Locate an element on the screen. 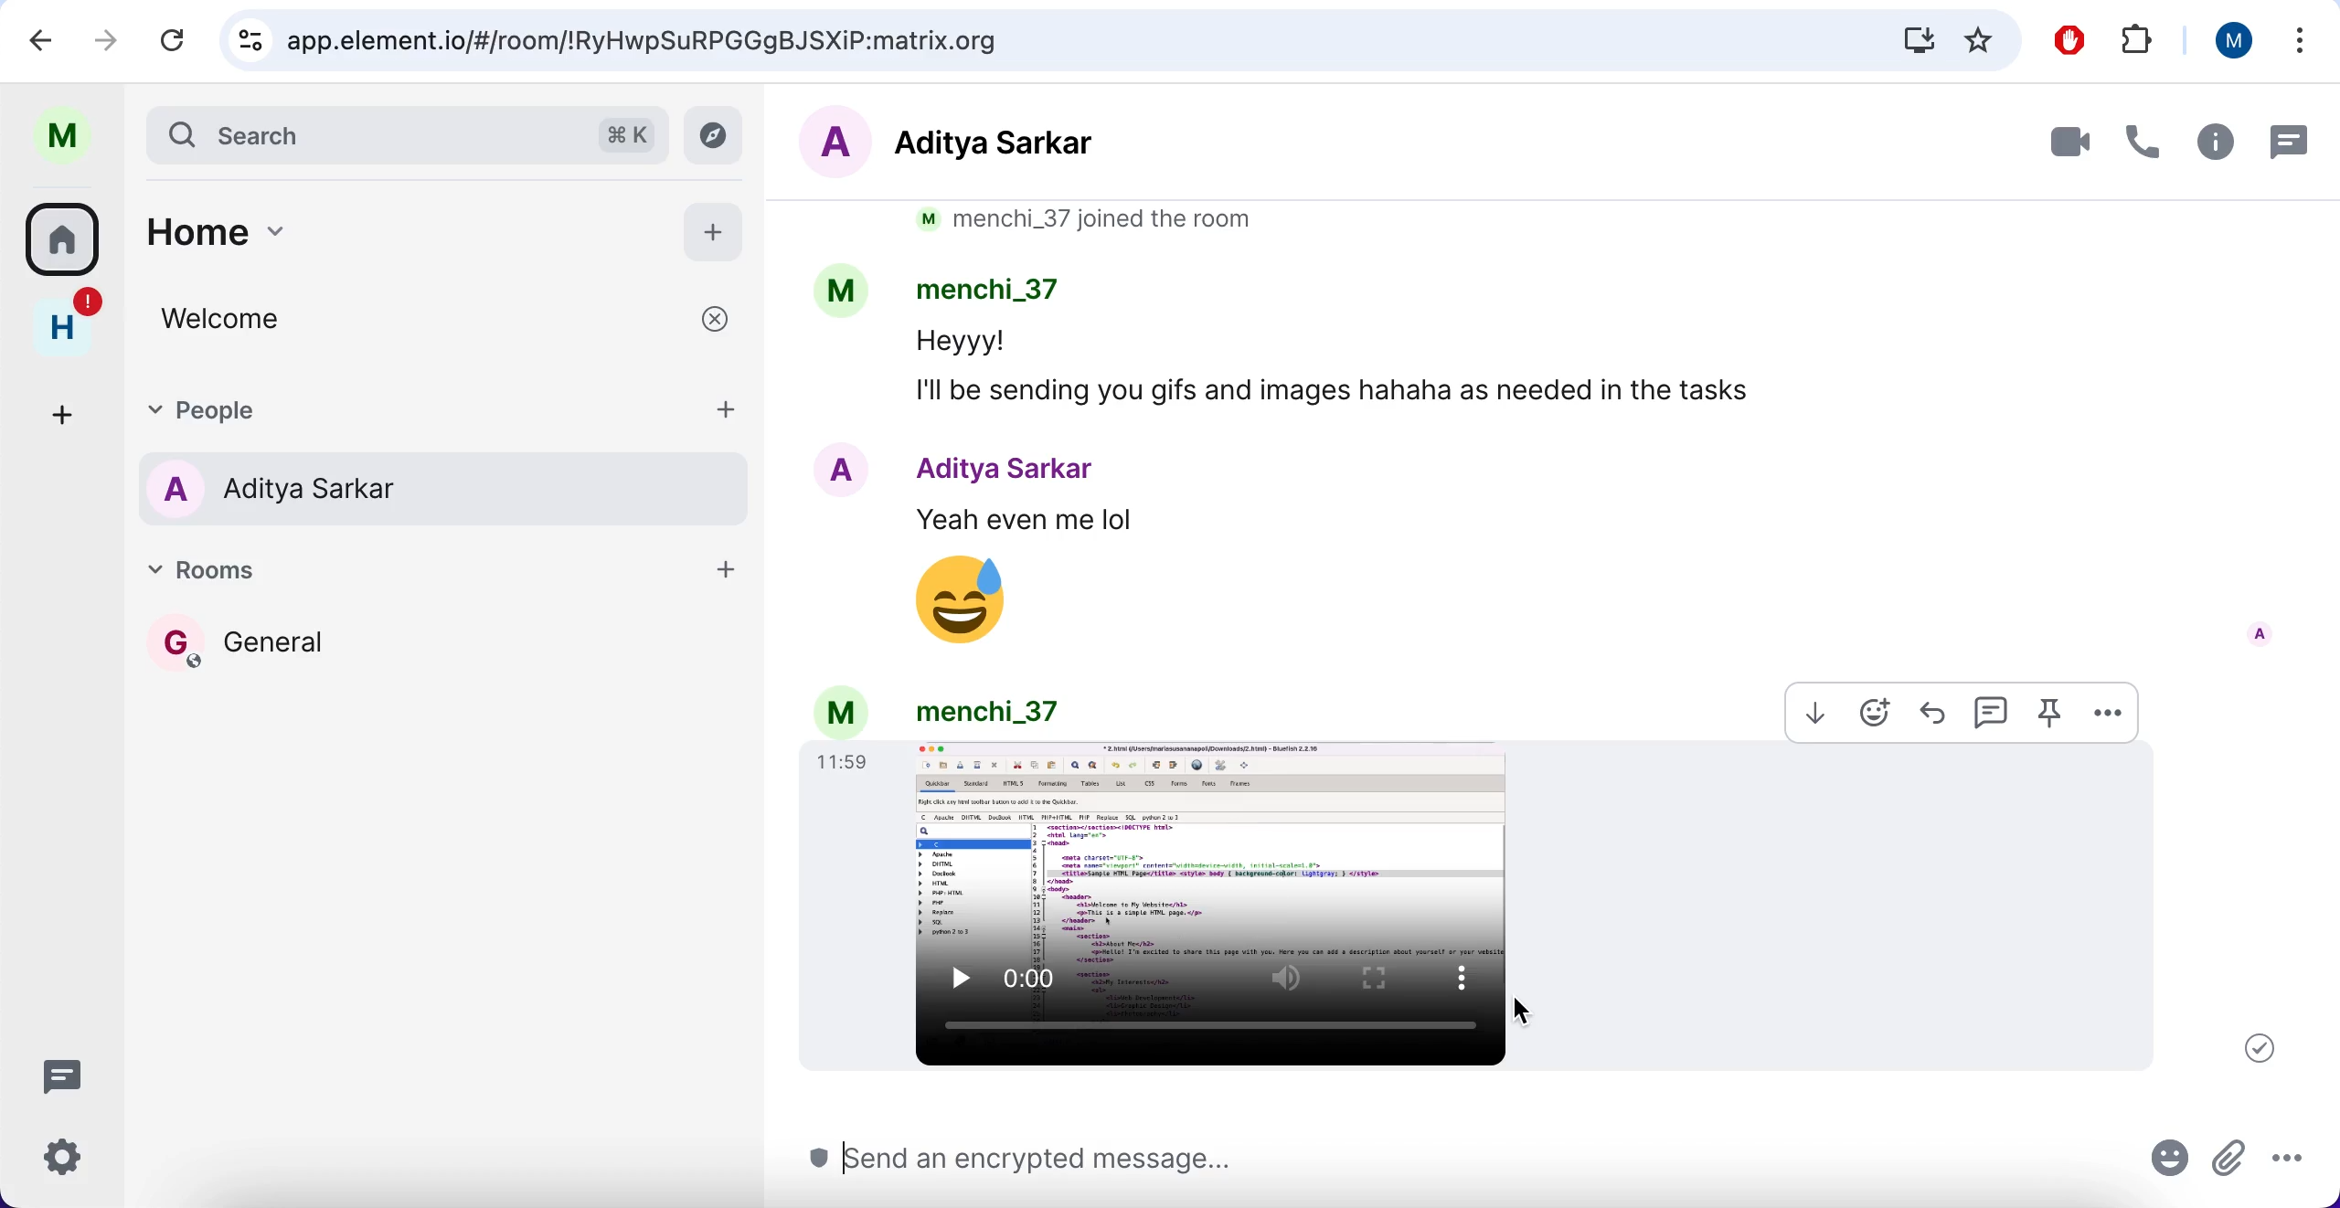 The height and width of the screenshot is (1208, 2340). rooms is located at coordinates (448, 671).